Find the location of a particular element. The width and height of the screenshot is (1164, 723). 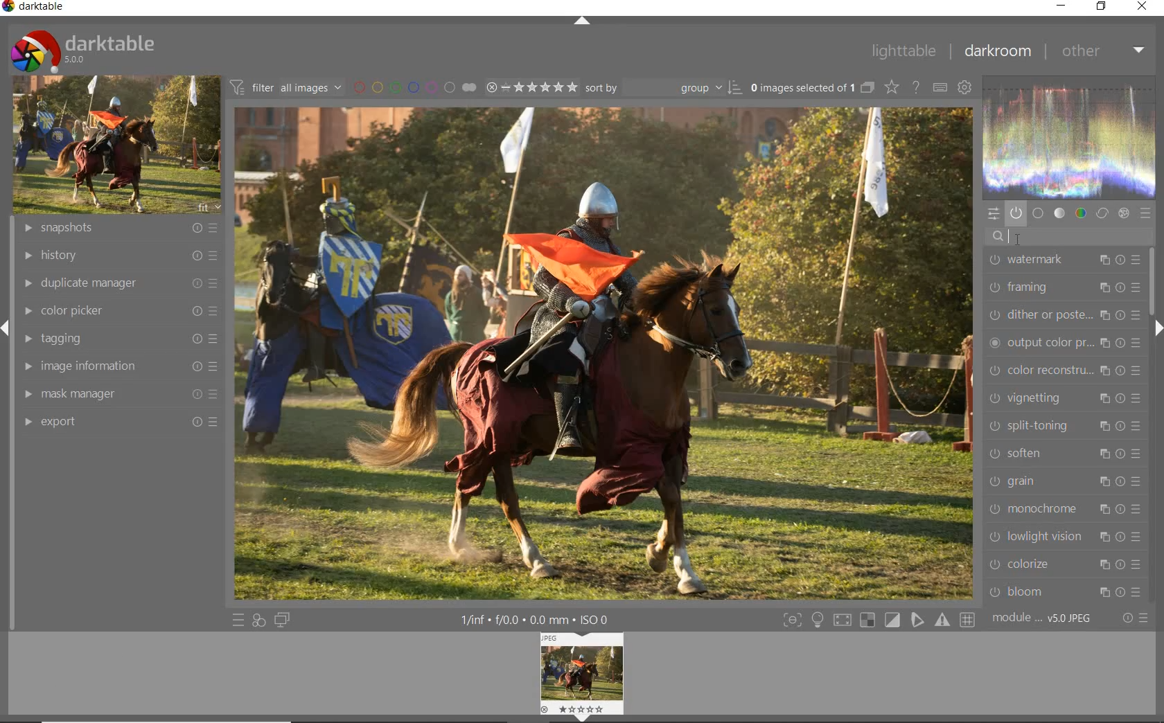

tone is located at coordinates (1060, 213).